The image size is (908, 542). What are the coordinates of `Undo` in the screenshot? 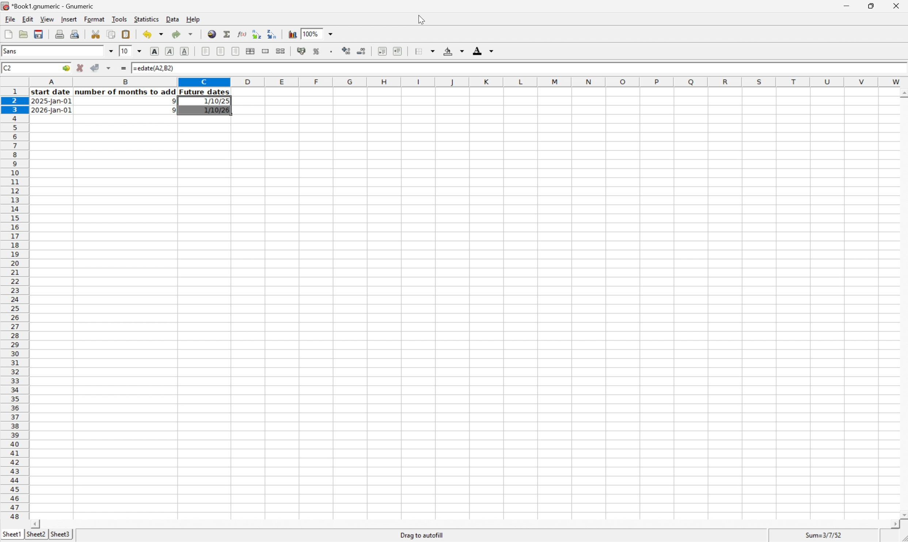 It's located at (152, 34).